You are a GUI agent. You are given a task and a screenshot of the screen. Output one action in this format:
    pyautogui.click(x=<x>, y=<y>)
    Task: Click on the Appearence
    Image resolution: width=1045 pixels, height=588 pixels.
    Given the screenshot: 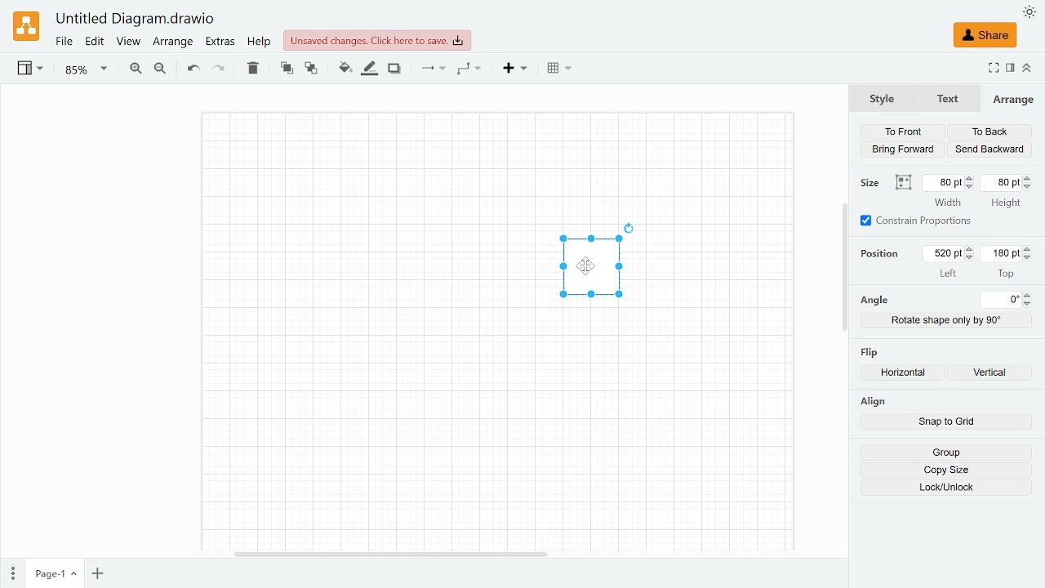 What is the action you would take?
    pyautogui.click(x=1029, y=12)
    